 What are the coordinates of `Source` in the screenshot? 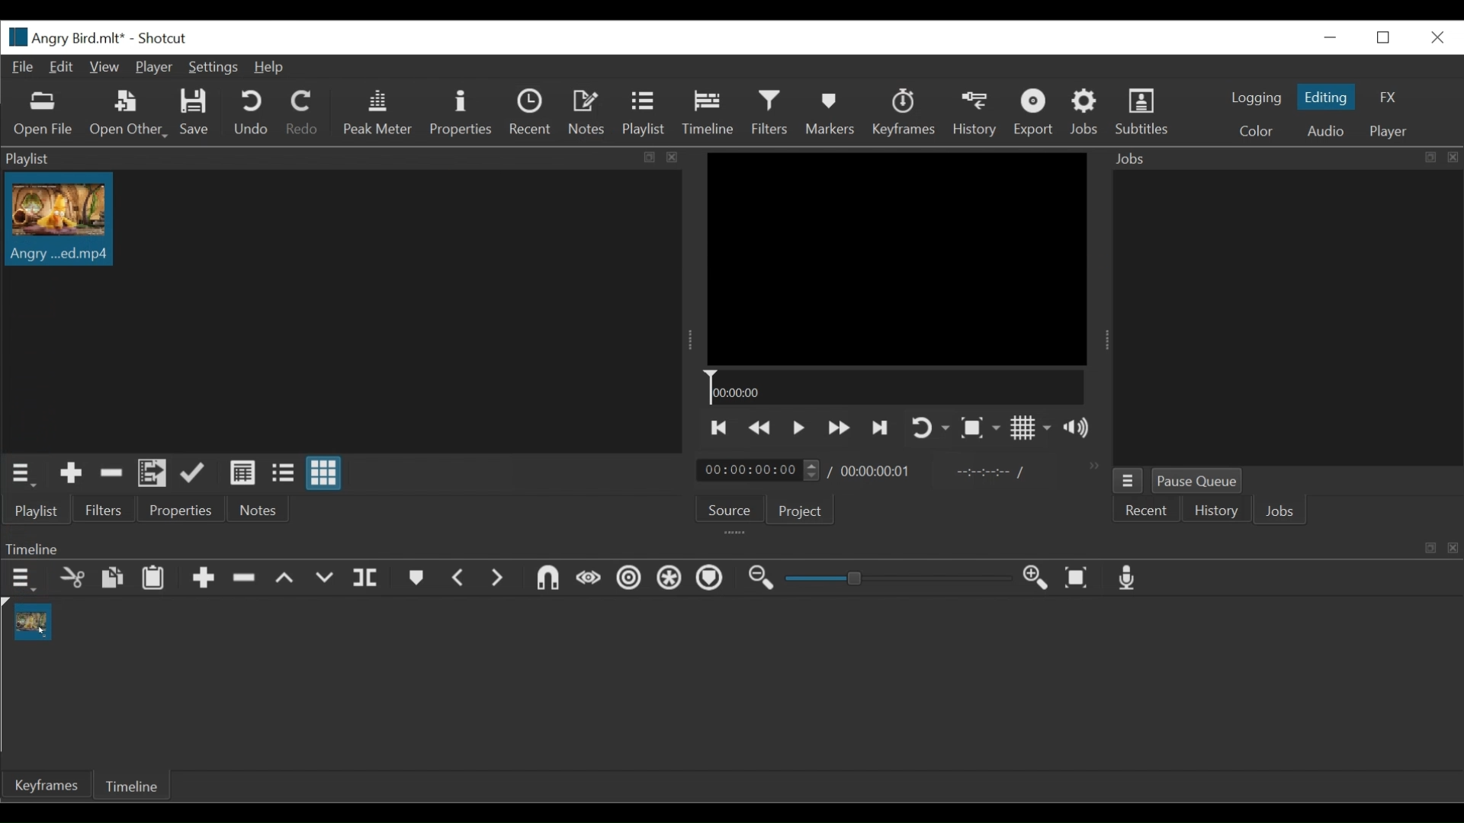 It's located at (730, 510).